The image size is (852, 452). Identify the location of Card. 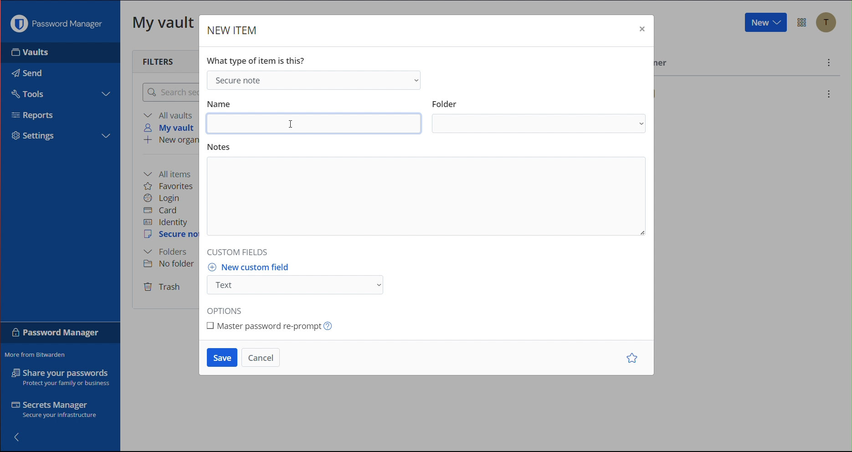
(160, 211).